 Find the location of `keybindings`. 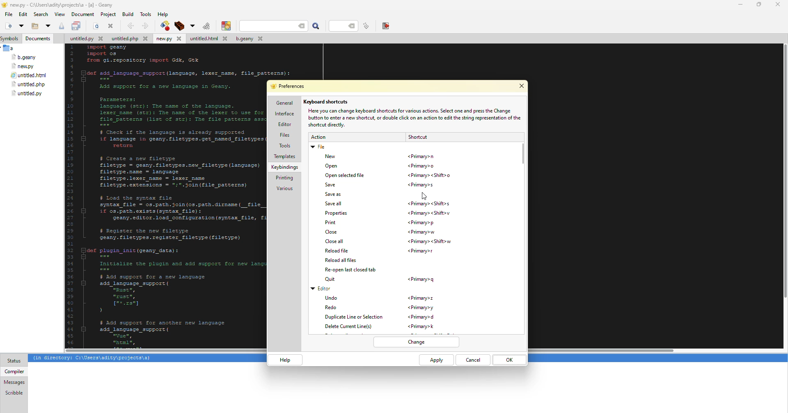

keybindings is located at coordinates (285, 167).